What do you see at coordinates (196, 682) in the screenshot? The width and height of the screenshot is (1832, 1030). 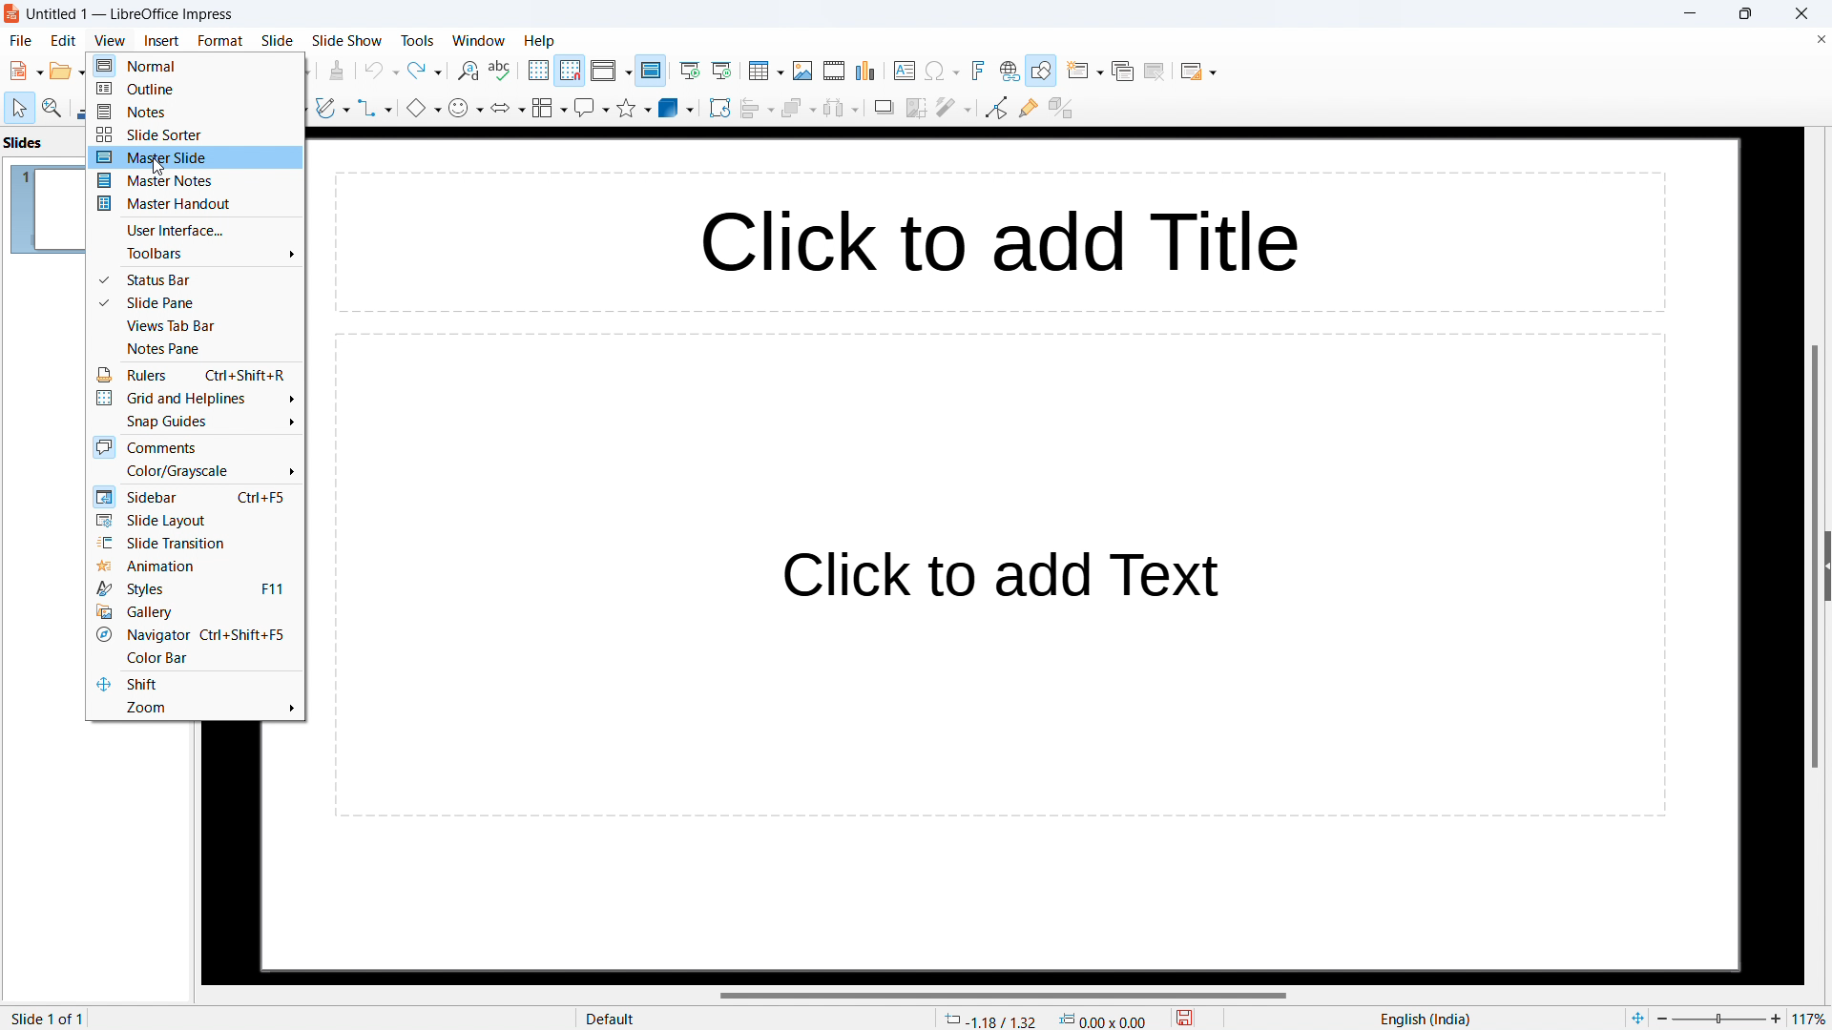 I see `shift` at bounding box center [196, 682].